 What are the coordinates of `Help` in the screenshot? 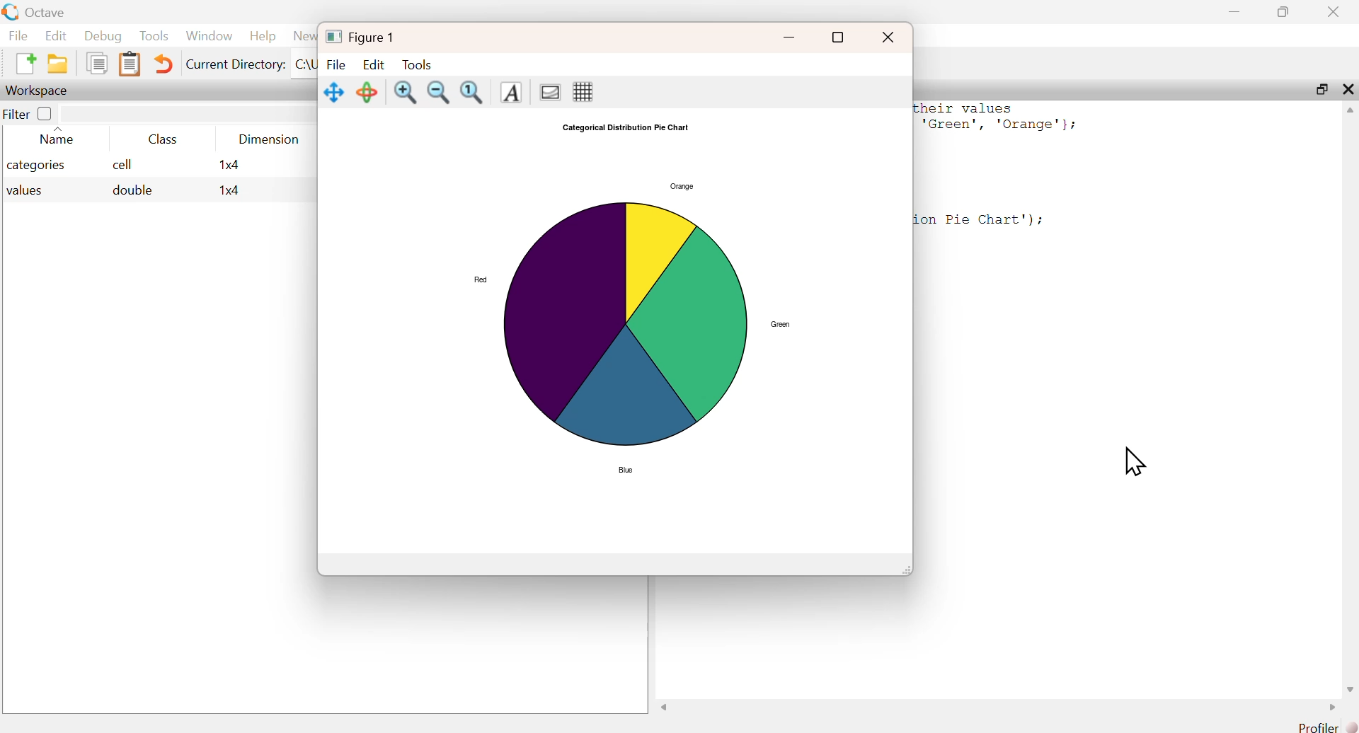 It's located at (263, 36).